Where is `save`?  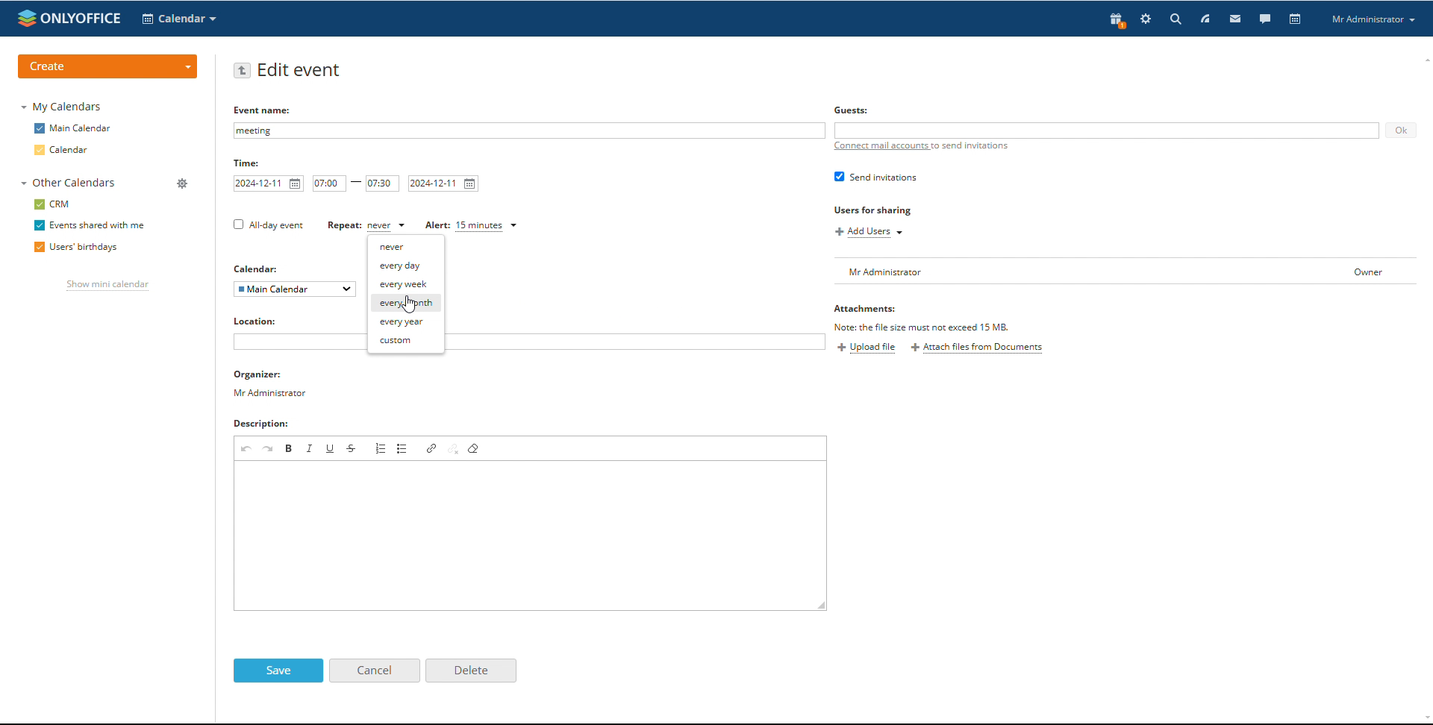
save is located at coordinates (278, 671).